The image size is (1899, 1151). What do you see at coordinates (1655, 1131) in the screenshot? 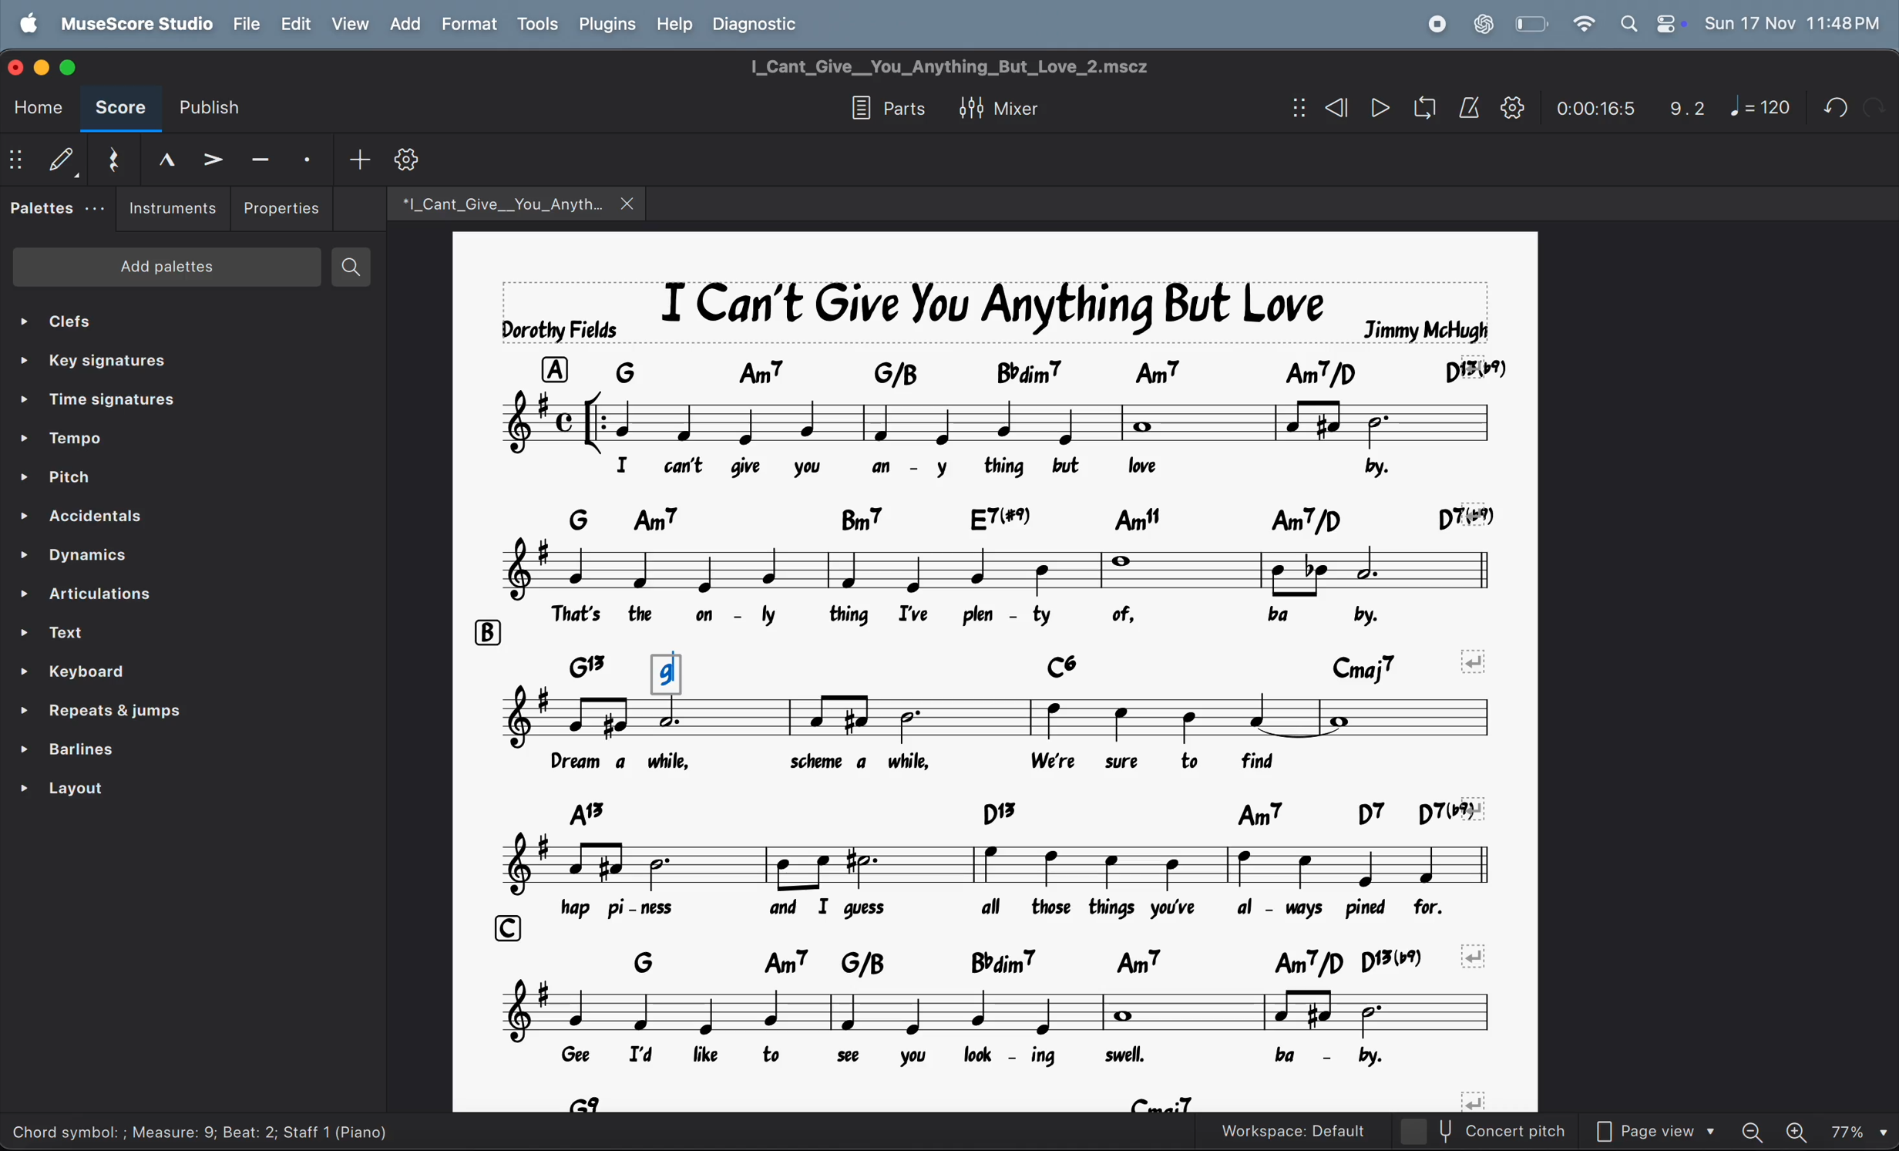
I see `page view` at bounding box center [1655, 1131].